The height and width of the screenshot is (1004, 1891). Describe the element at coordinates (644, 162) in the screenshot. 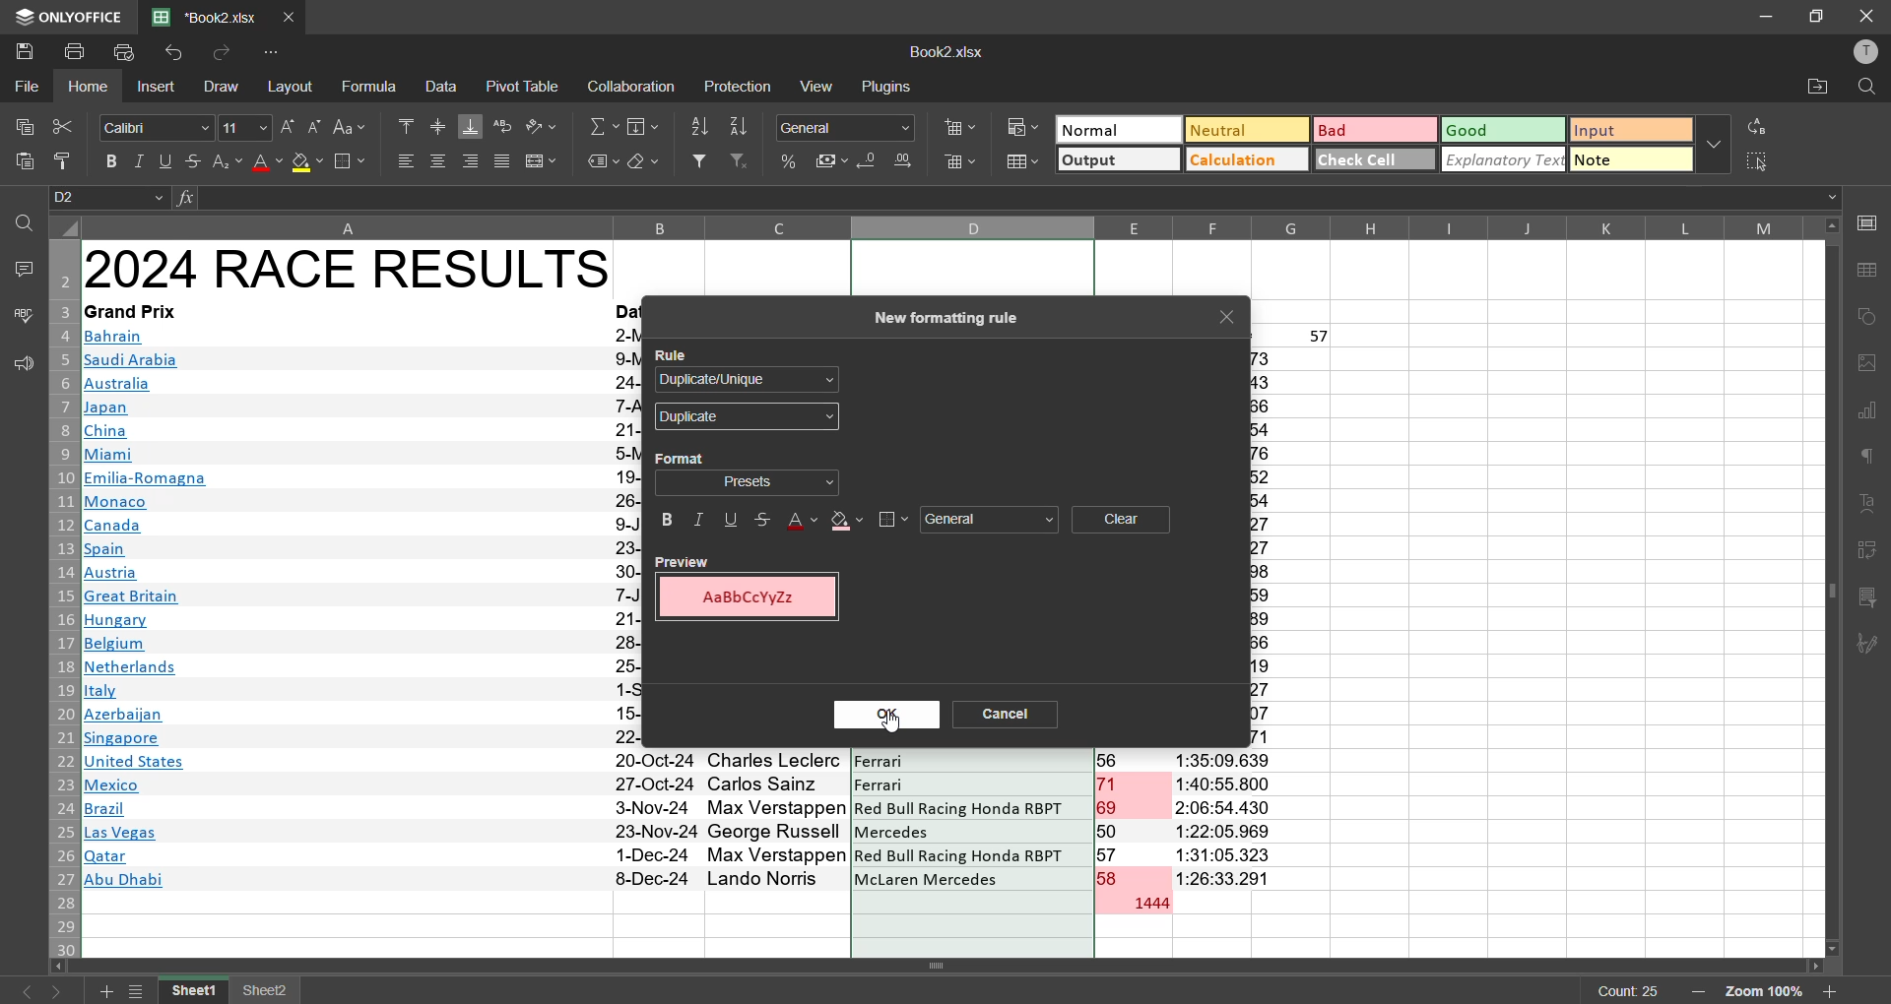

I see `clear` at that location.